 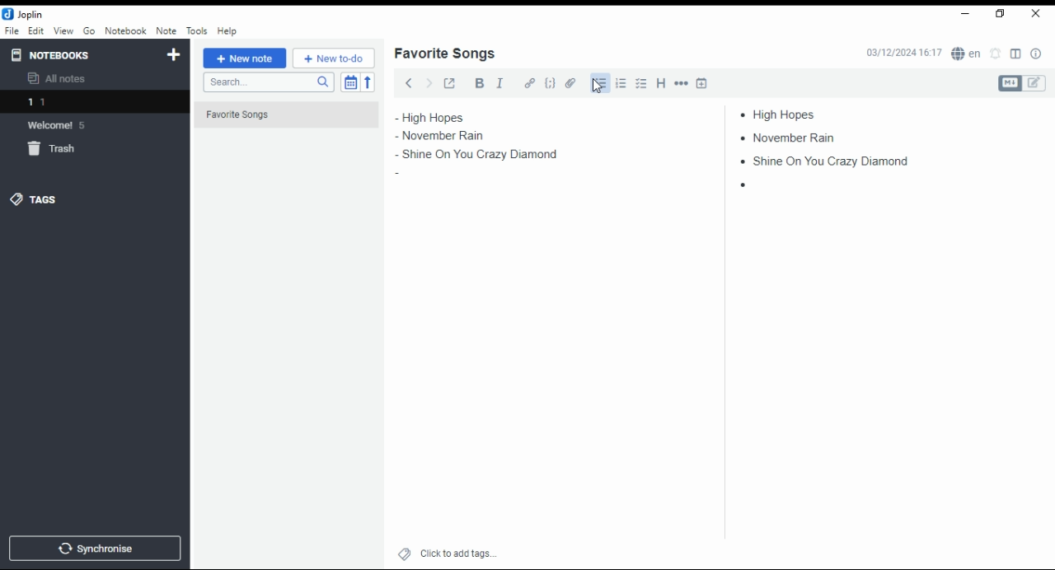 I want to click on edit, so click(x=35, y=30).